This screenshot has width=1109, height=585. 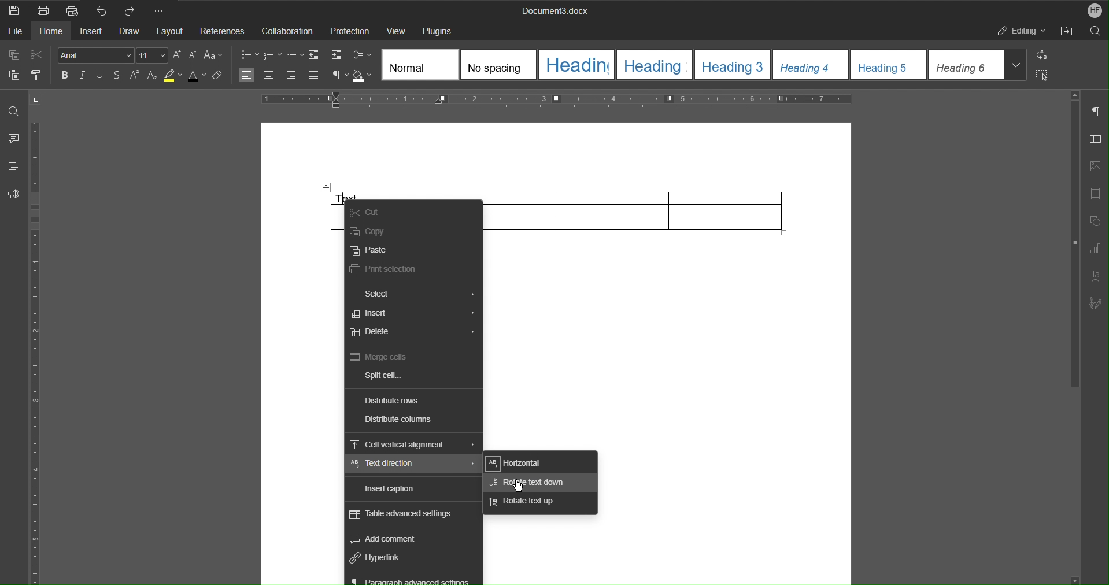 I want to click on Distribute columns, so click(x=399, y=420).